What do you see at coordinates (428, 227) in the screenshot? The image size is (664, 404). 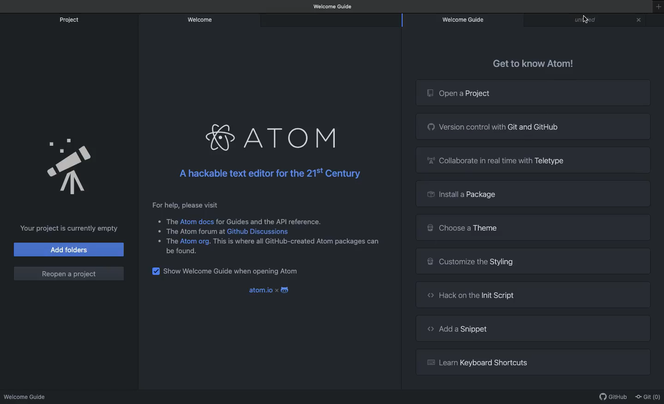 I see `theme` at bounding box center [428, 227].